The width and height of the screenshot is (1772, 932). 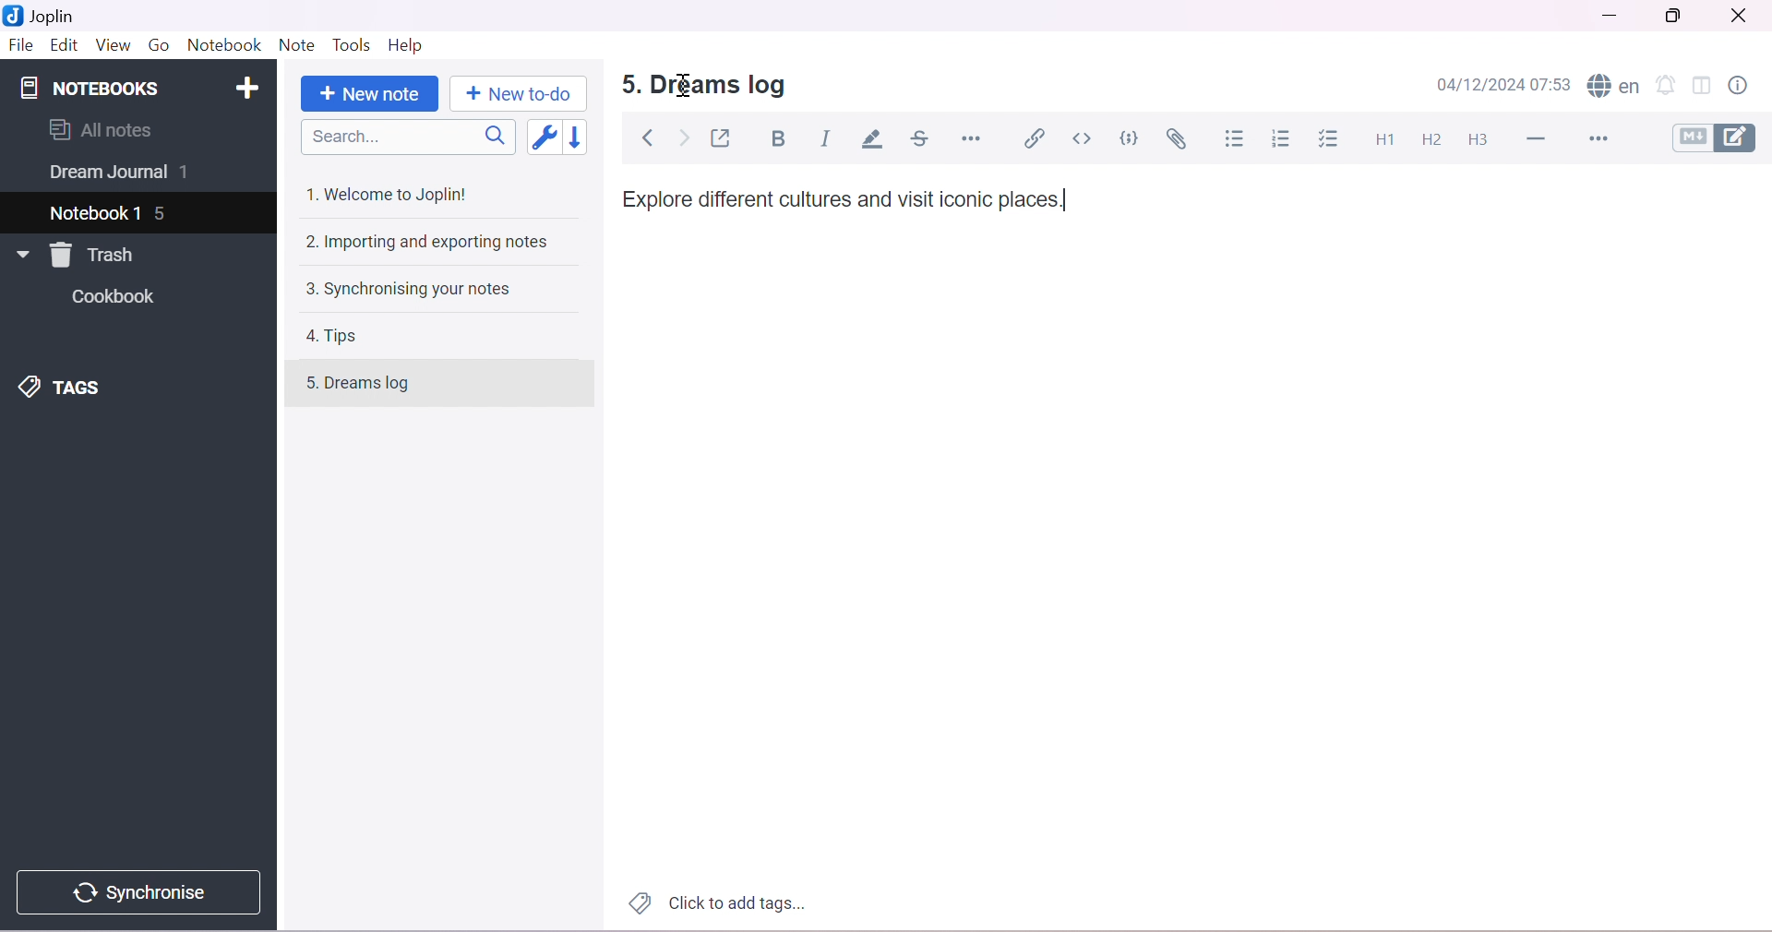 What do you see at coordinates (407, 291) in the screenshot?
I see `3. Synchronising your notes` at bounding box center [407, 291].